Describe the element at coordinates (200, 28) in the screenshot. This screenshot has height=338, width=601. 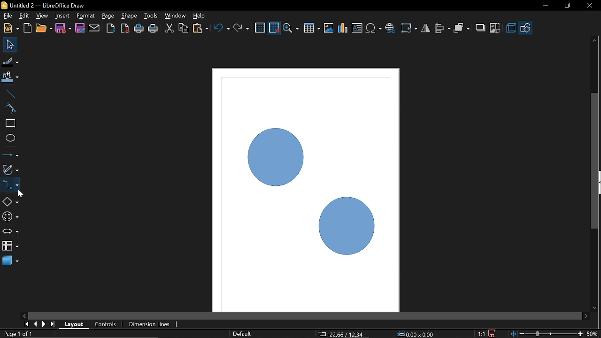
I see `Paste` at that location.